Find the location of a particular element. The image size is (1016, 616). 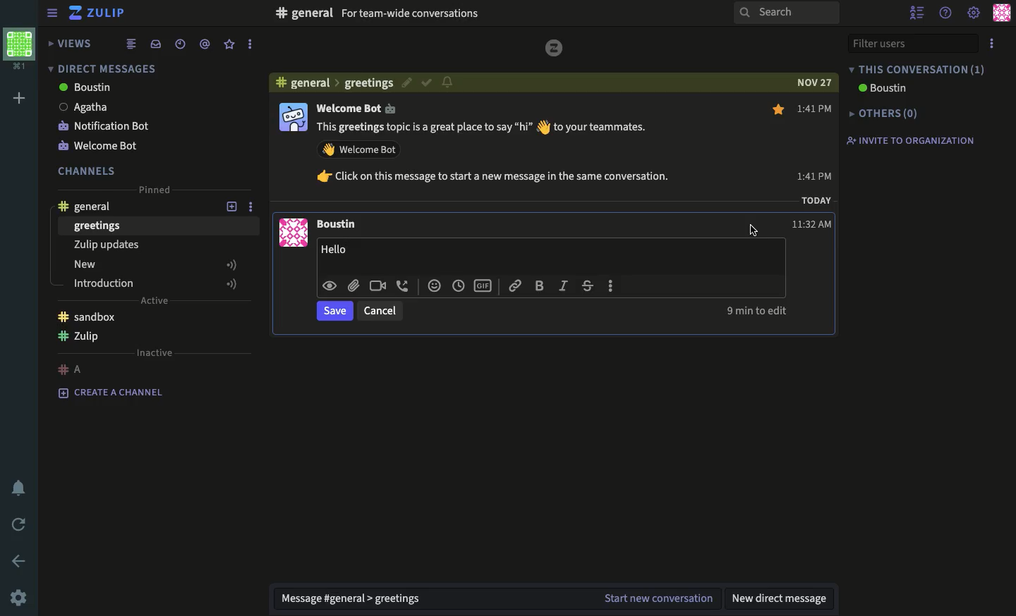

mention is located at coordinates (205, 44).